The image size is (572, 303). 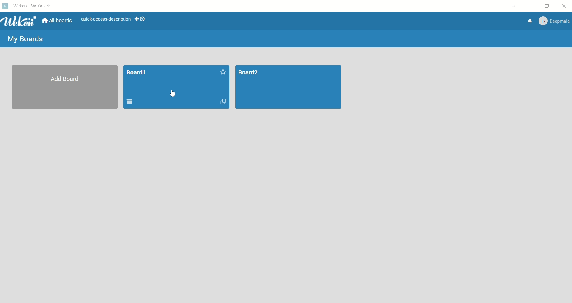 What do you see at coordinates (530, 21) in the screenshot?
I see `notification` at bounding box center [530, 21].